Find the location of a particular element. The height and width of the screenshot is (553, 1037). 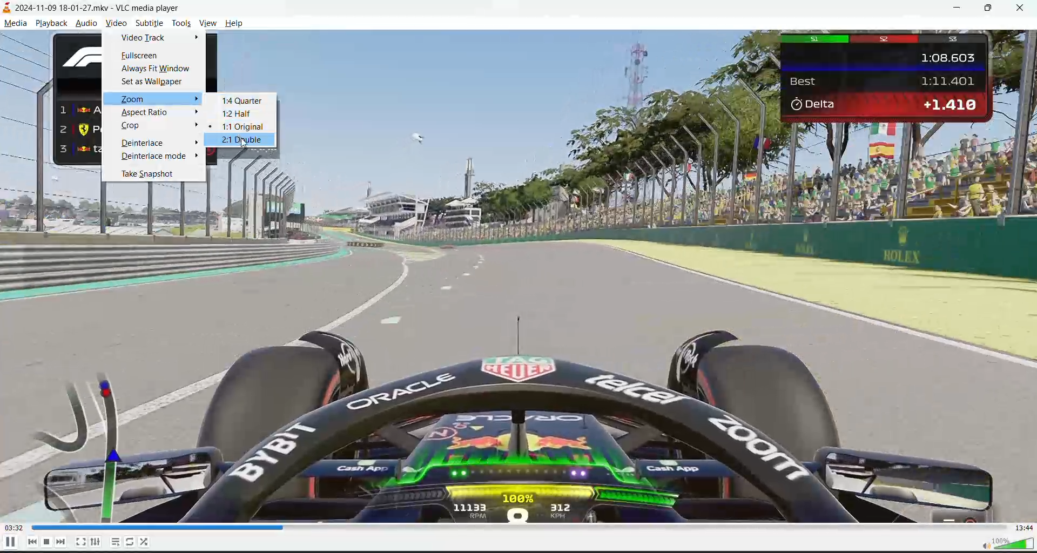

video is located at coordinates (116, 22).